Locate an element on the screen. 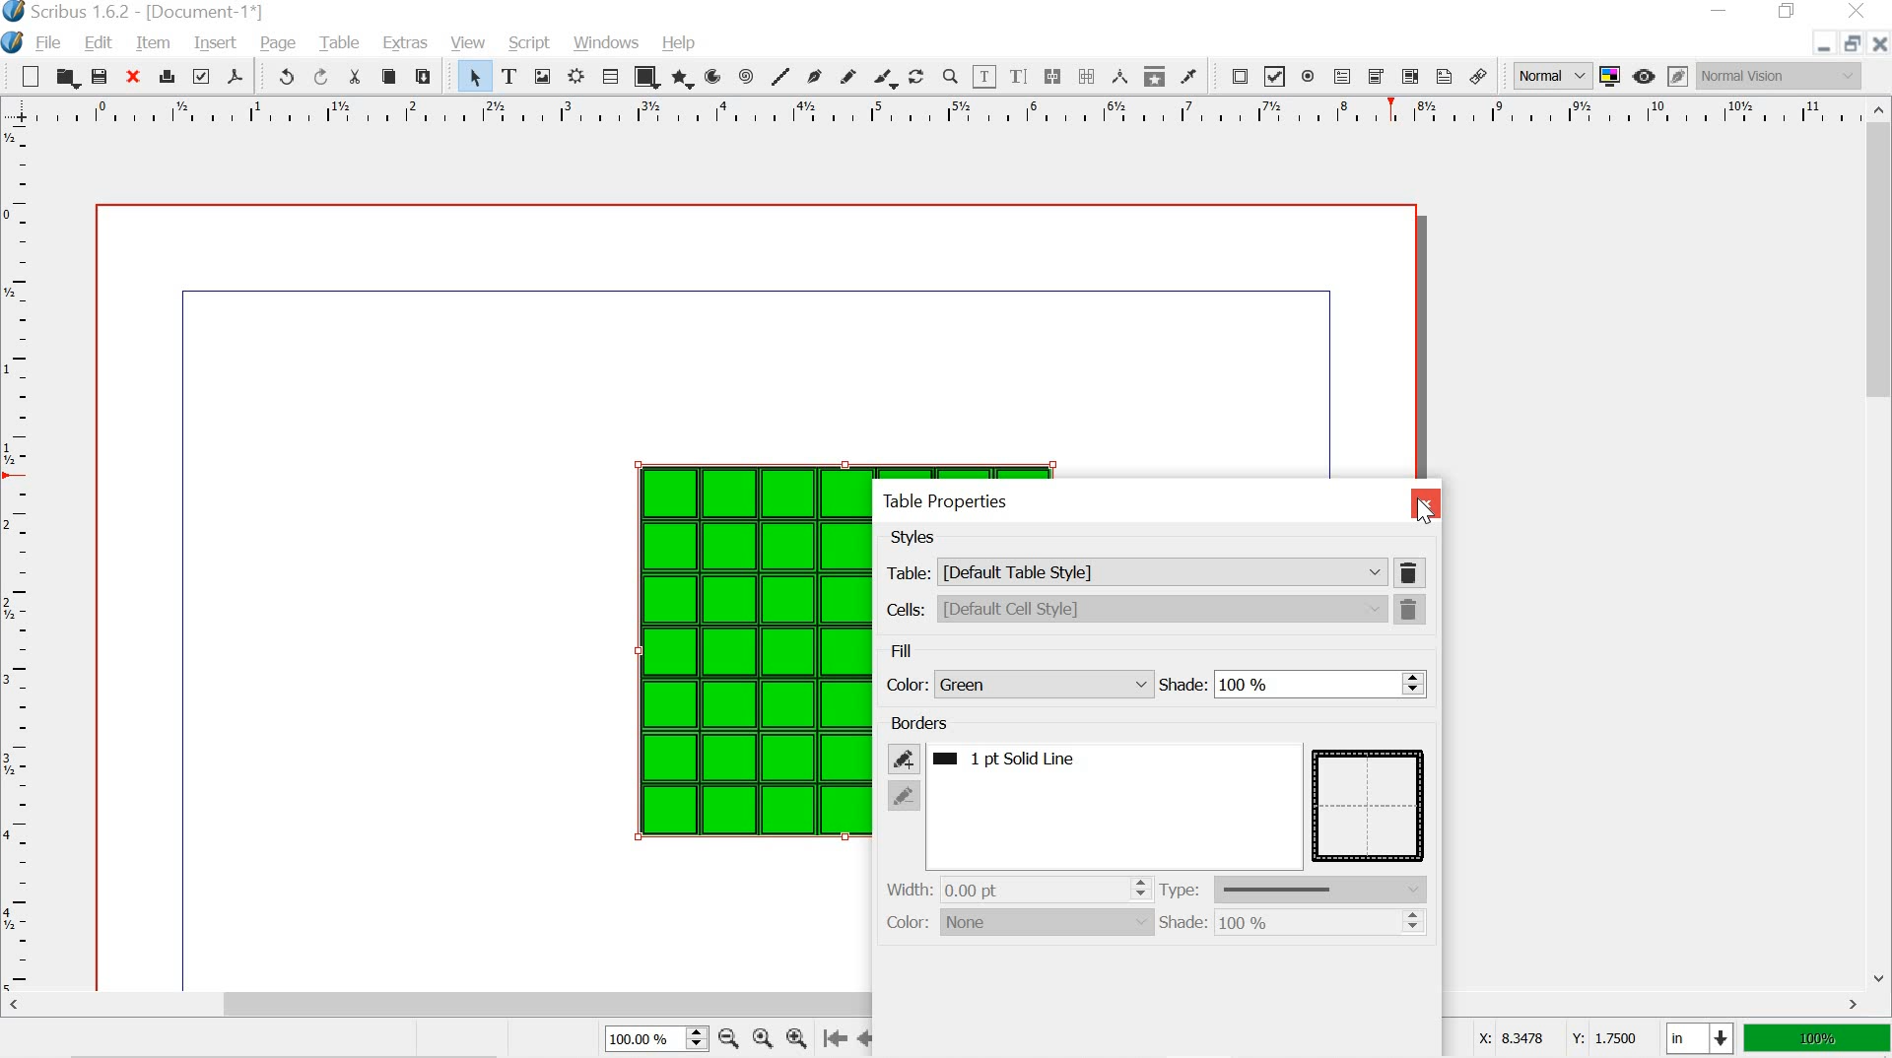  insert is located at coordinates (214, 40).